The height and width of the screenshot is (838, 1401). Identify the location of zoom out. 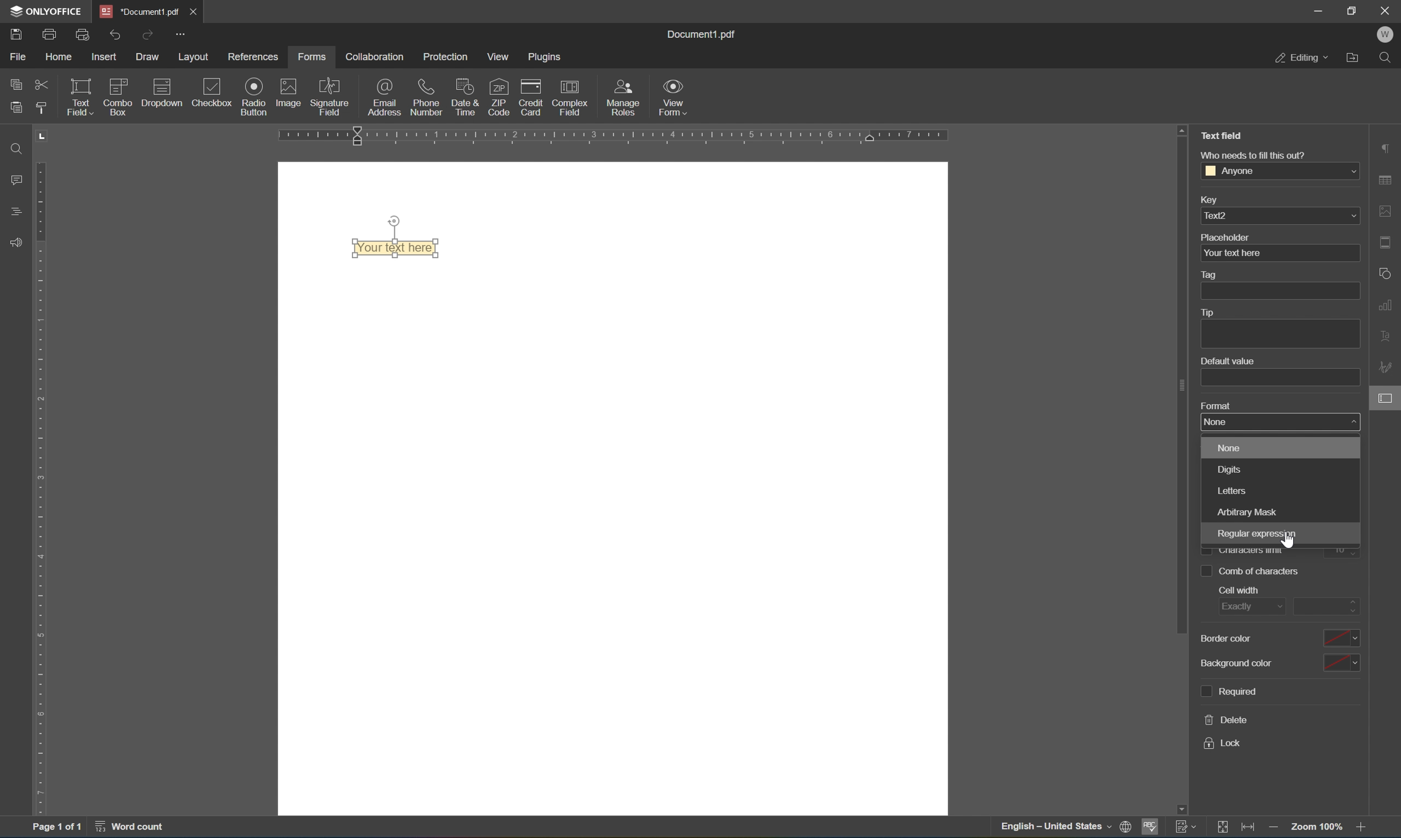
(1275, 828).